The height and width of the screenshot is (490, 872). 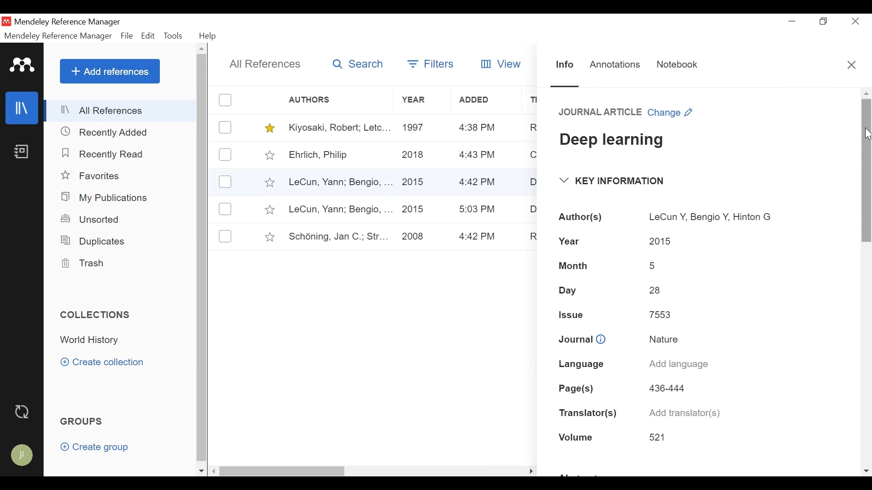 I want to click on Month, so click(x=578, y=266).